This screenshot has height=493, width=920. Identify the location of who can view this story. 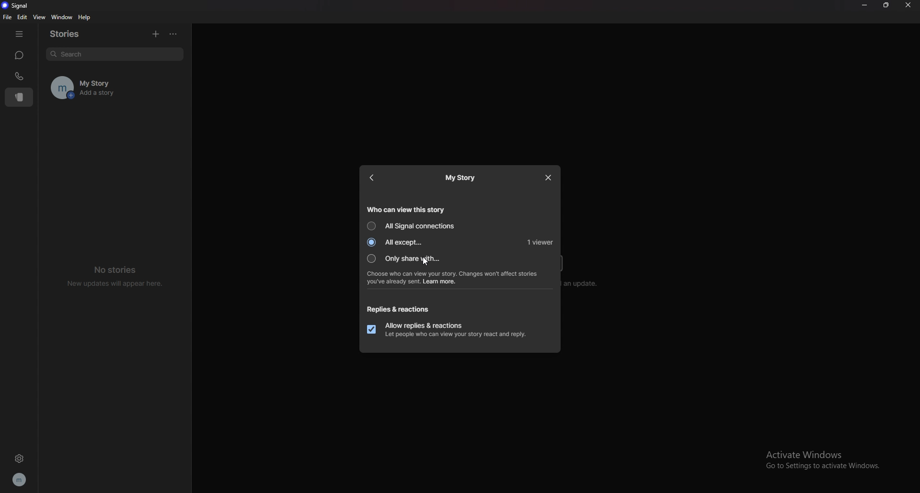
(408, 209).